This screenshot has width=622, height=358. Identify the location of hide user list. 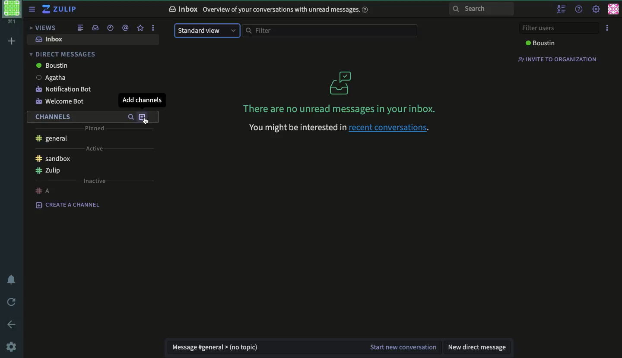
(561, 9).